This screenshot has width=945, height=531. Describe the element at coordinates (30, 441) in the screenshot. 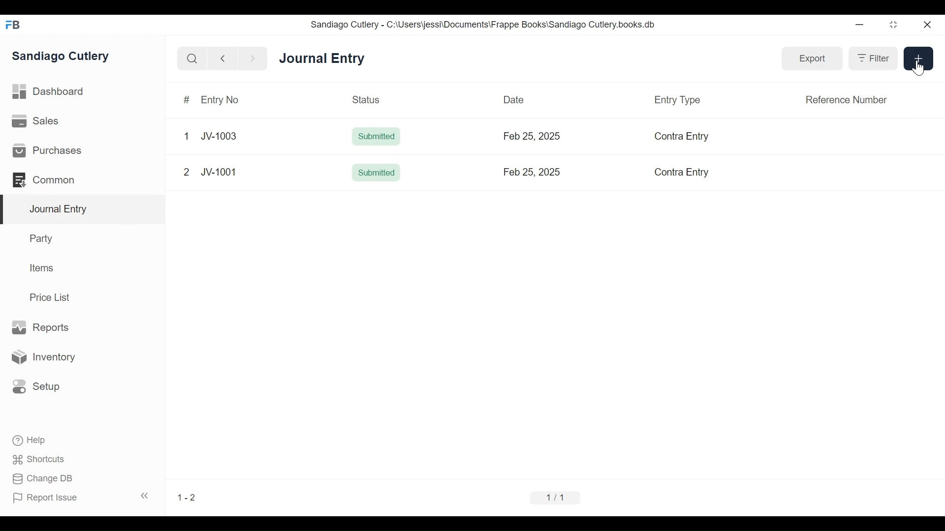

I see `Help` at that location.